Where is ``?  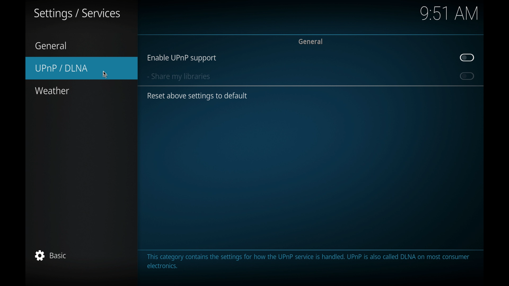
 is located at coordinates (105, 73).